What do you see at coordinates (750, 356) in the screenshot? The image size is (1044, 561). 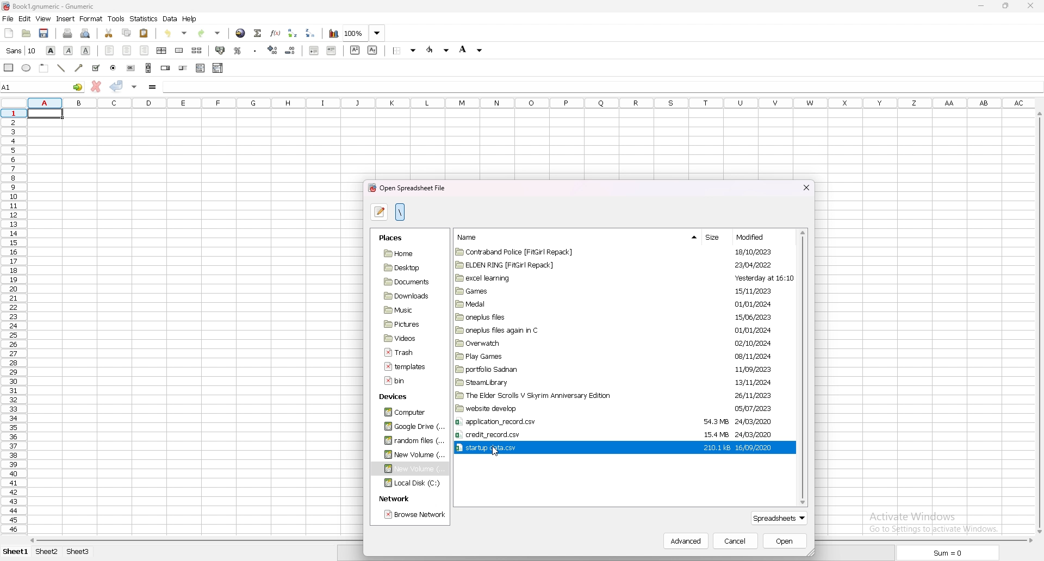 I see `08/11/2024` at bounding box center [750, 356].